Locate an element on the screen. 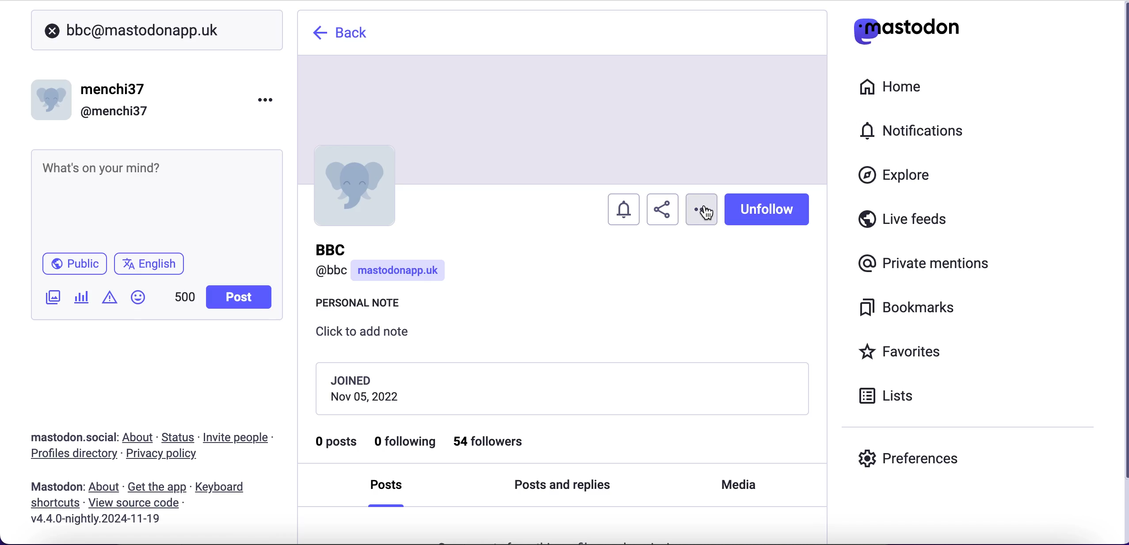 The width and height of the screenshot is (1129, 545). 2024-11-19 is located at coordinates (102, 518).